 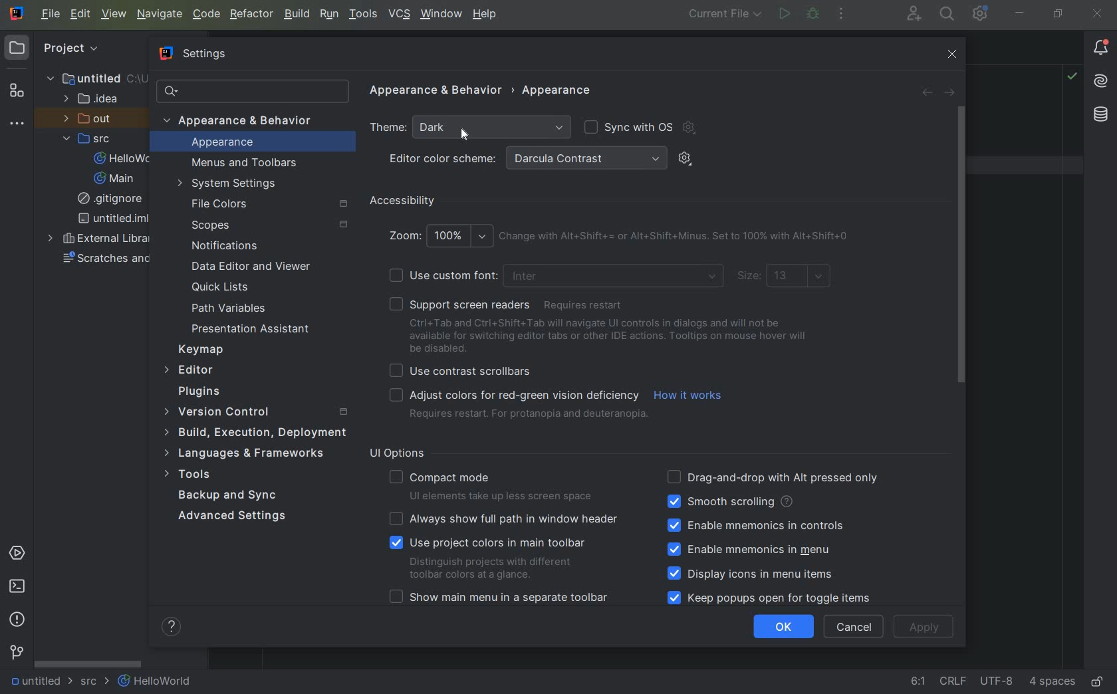 What do you see at coordinates (511, 304) in the screenshot?
I see `SUPPORT SCREEN READERS` at bounding box center [511, 304].